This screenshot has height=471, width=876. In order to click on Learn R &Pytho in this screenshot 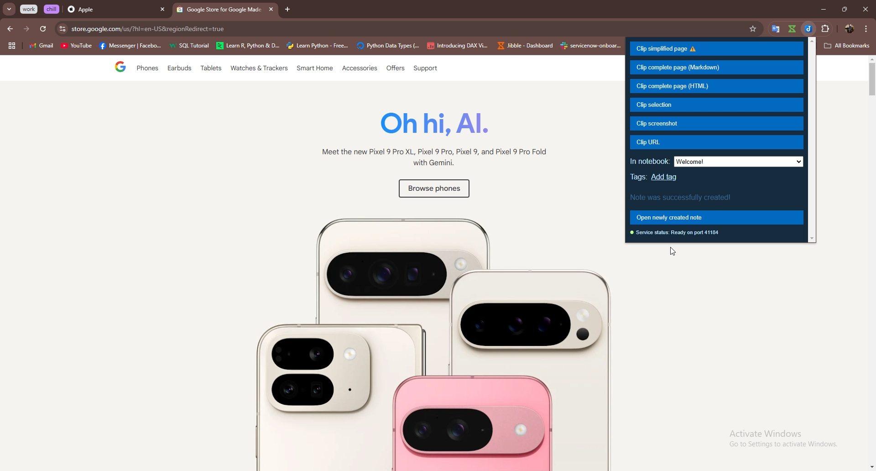, I will do `click(248, 46)`.